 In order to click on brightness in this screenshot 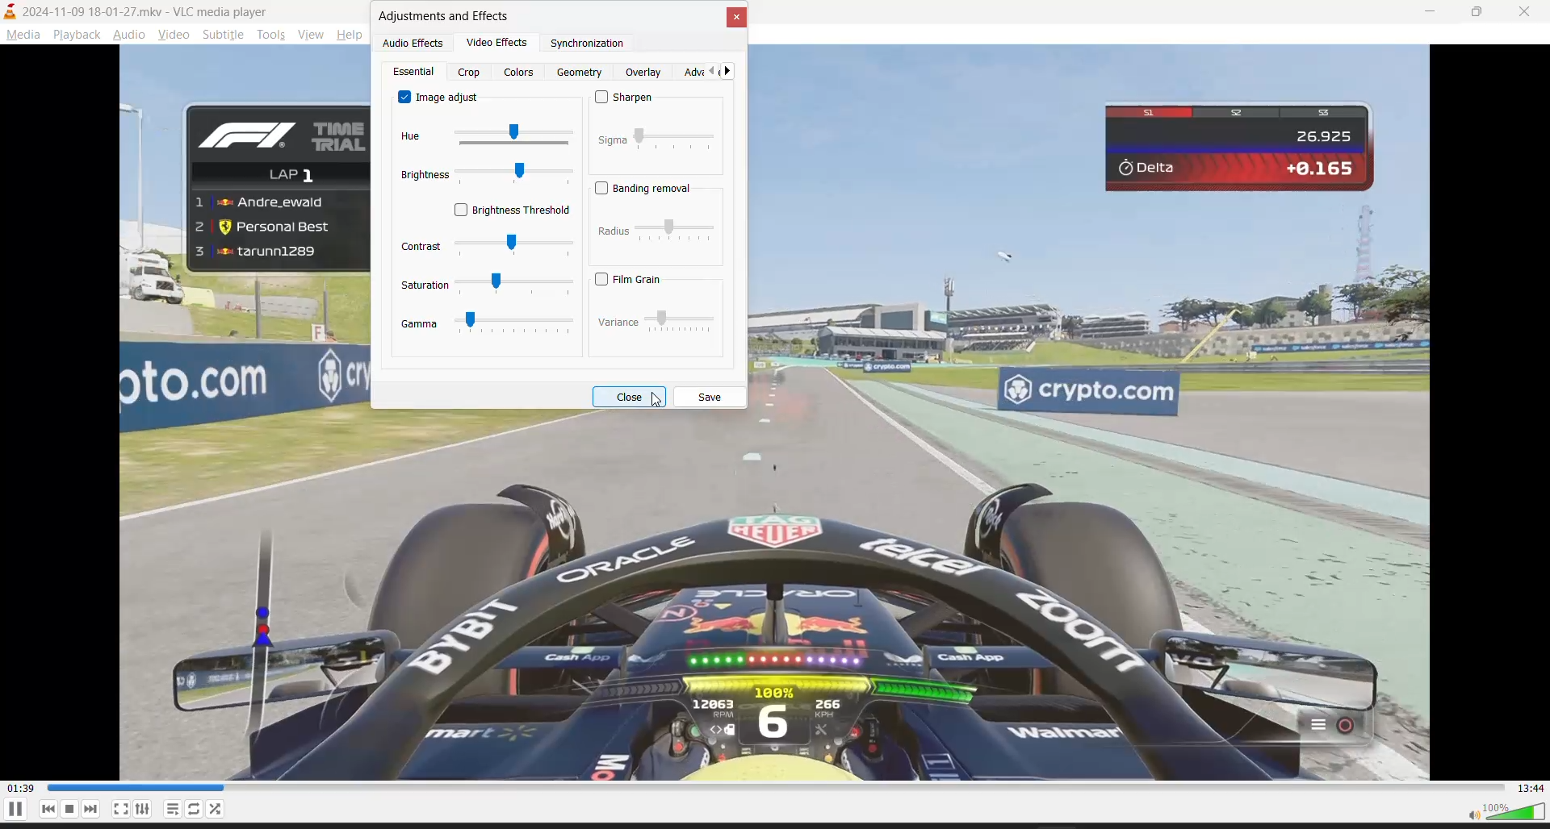, I will do `click(486, 176)`.